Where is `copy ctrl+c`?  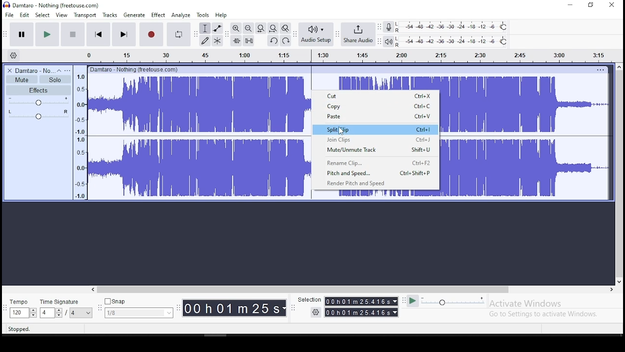 copy ctrl+c is located at coordinates (377, 105).